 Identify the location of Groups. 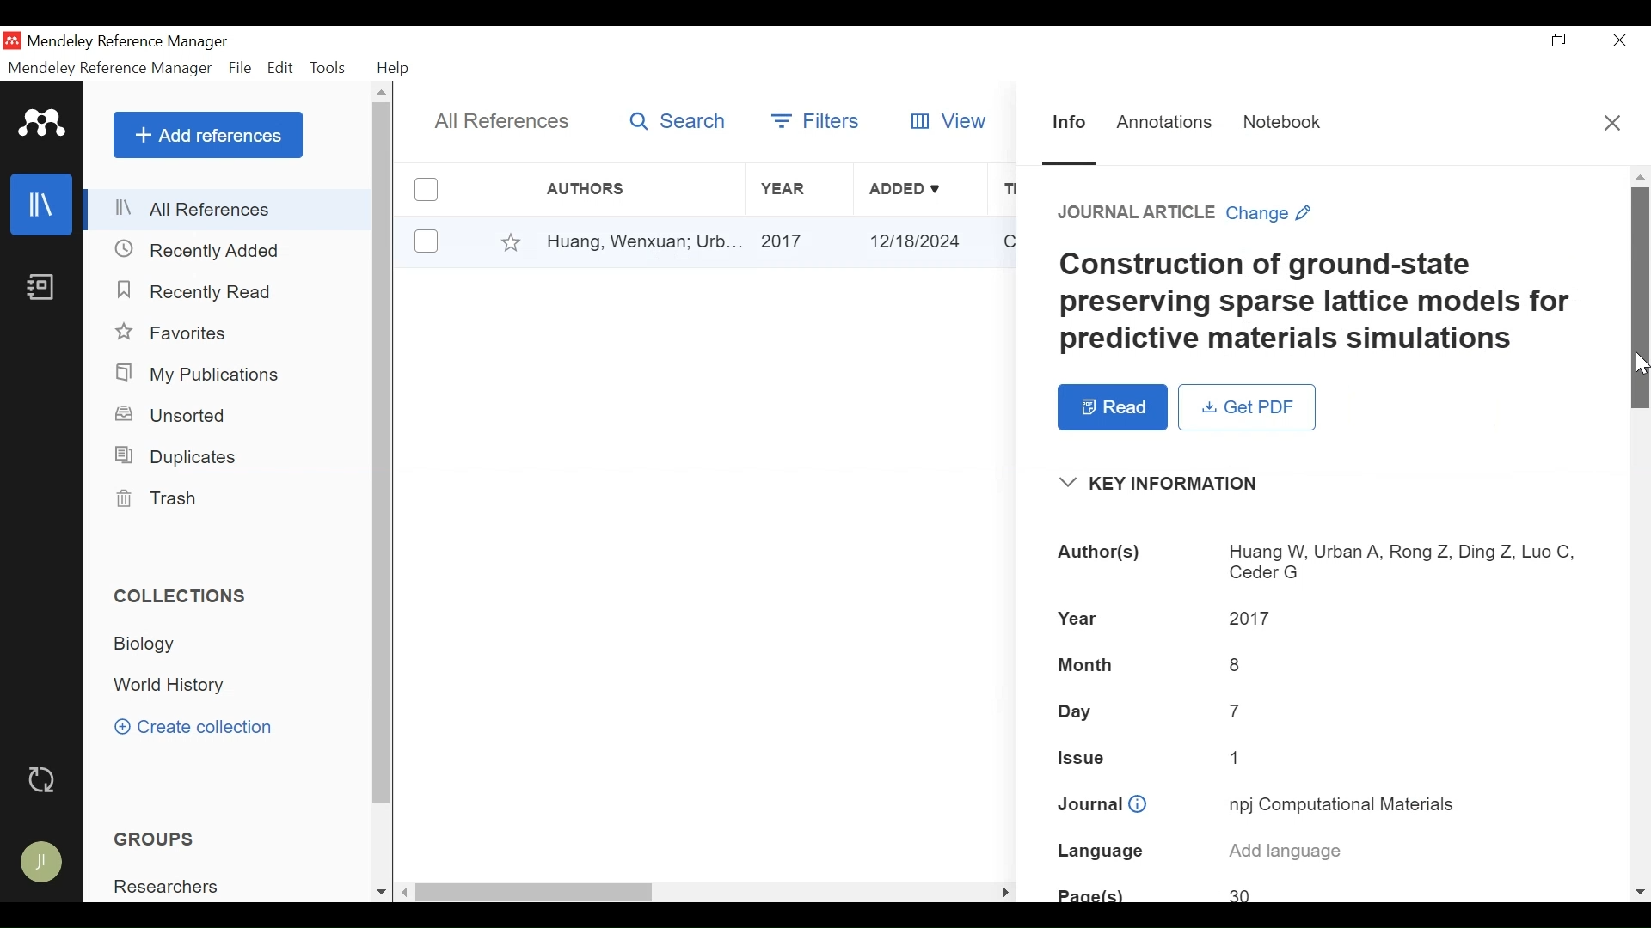
(154, 839).